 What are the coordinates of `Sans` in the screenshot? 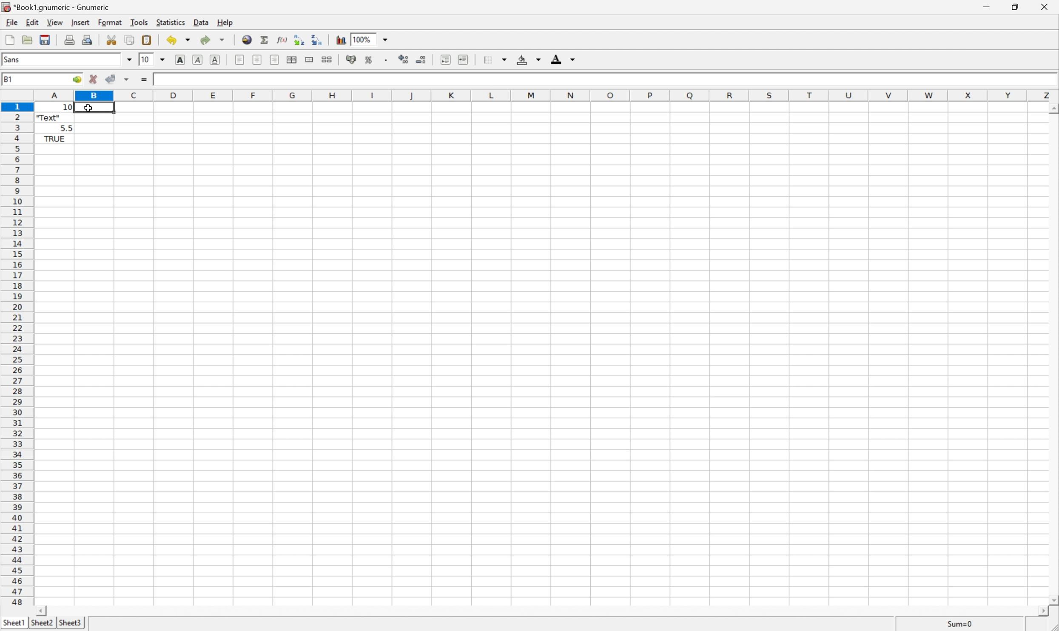 It's located at (13, 58).